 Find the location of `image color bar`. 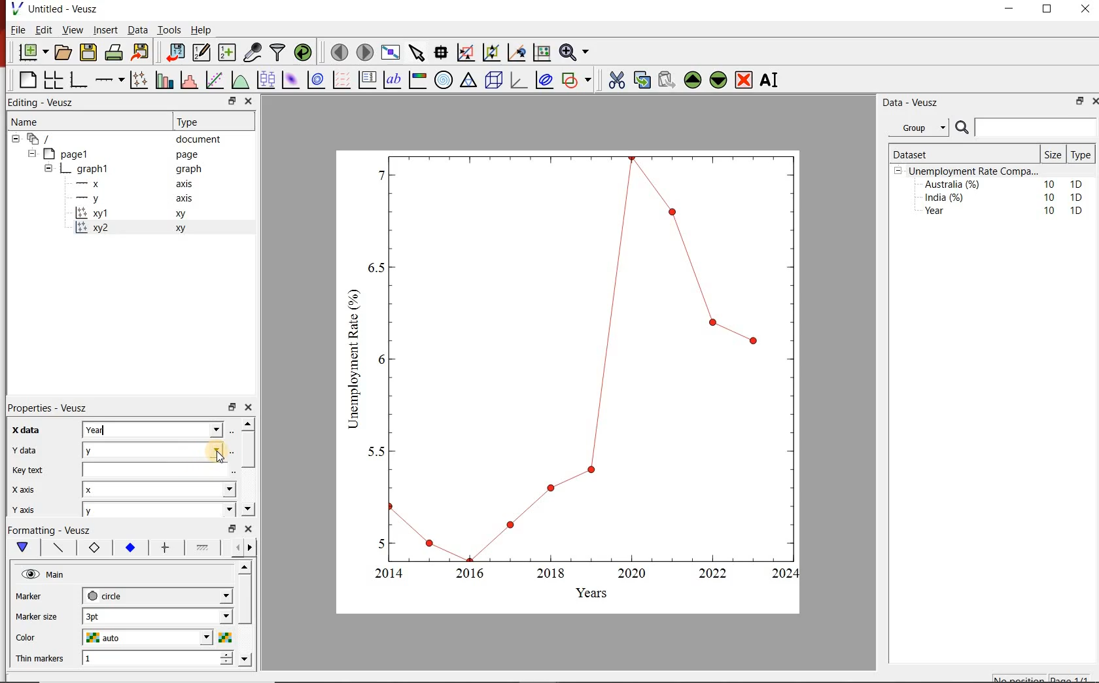

image color bar is located at coordinates (417, 80).